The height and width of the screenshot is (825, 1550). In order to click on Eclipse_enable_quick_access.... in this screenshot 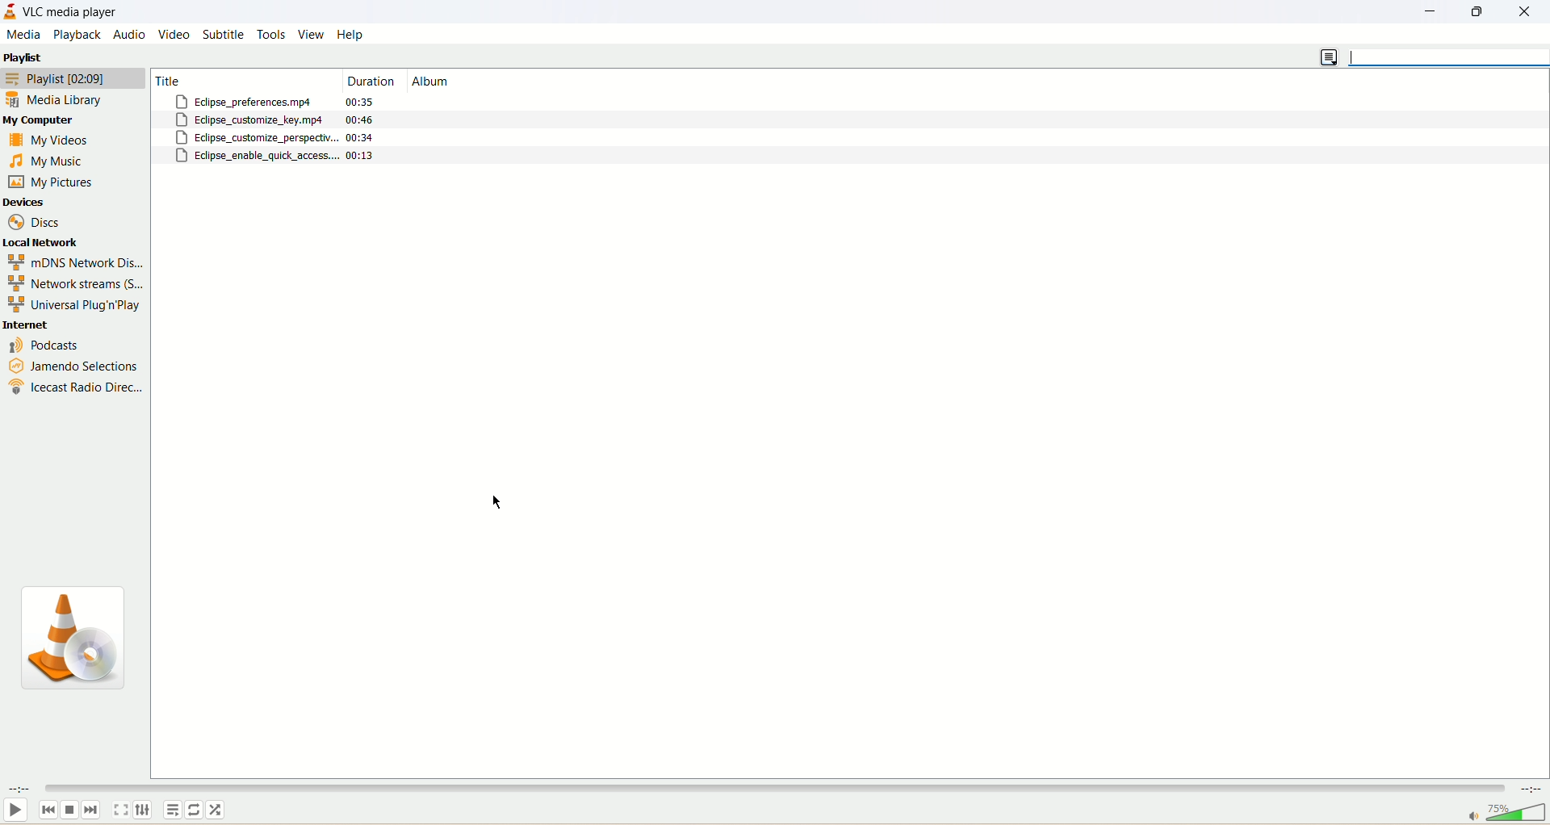, I will do `click(256, 155)`.